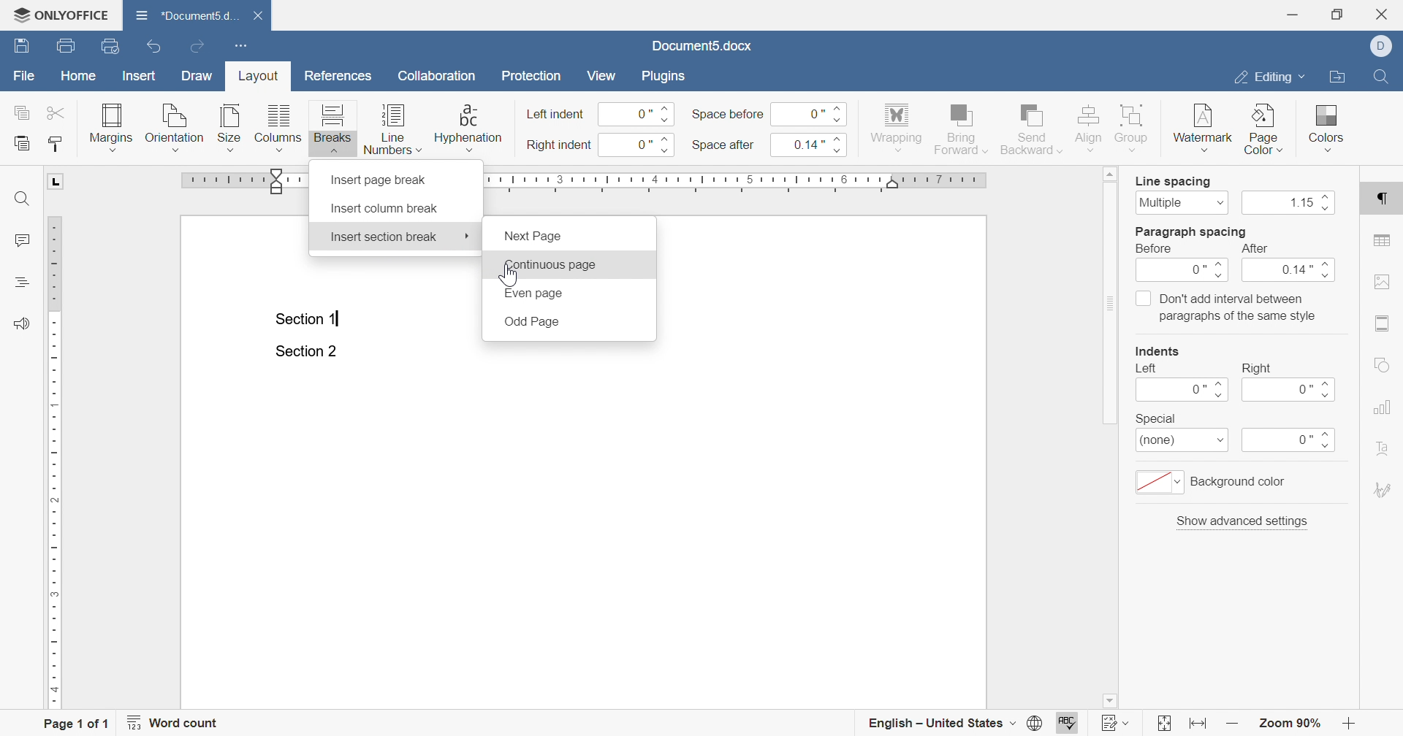 This screenshot has height=736, width=1403. What do you see at coordinates (1380, 407) in the screenshot?
I see `chart settings` at bounding box center [1380, 407].